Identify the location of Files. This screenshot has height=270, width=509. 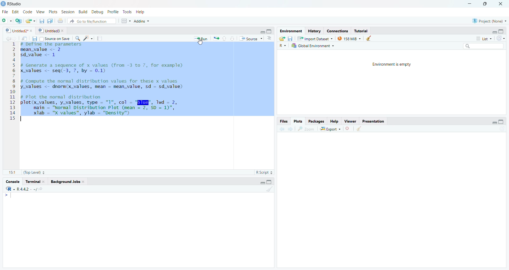
(283, 121).